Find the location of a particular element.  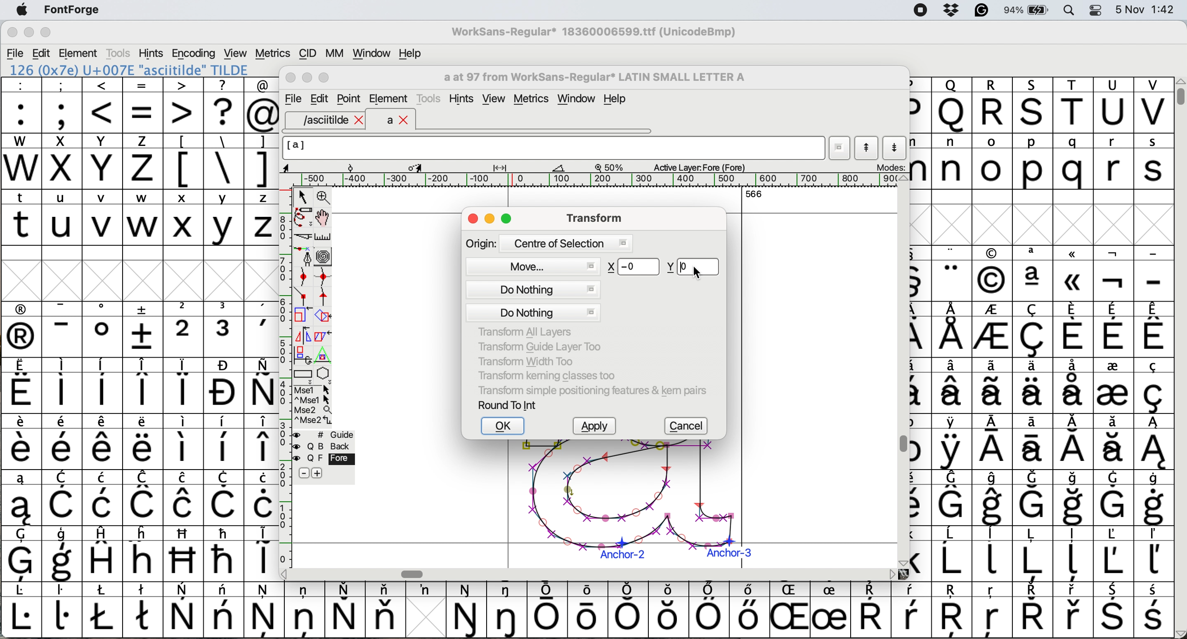

symbol is located at coordinates (870, 610).